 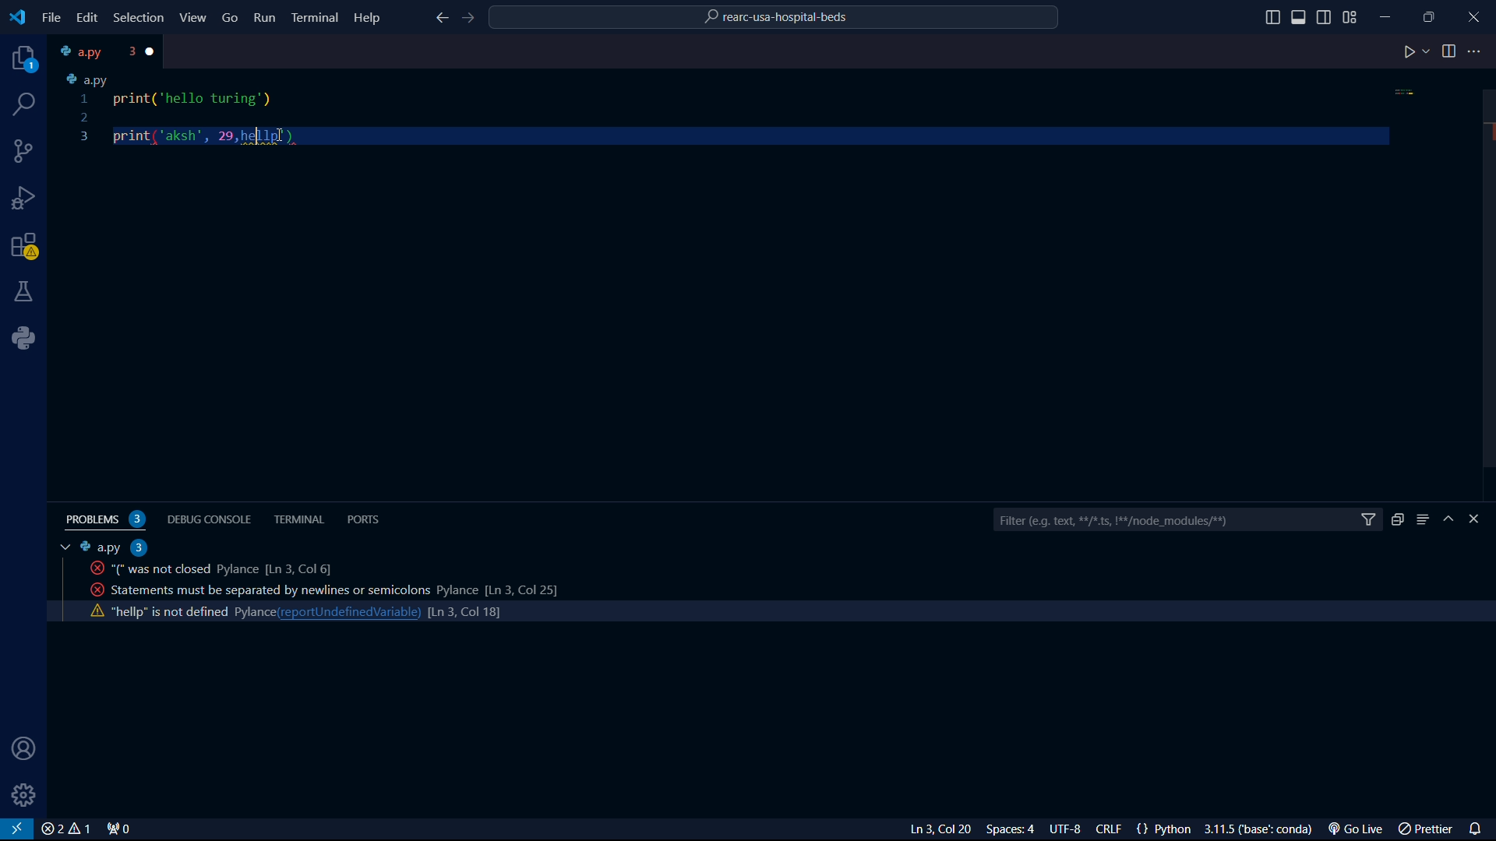 What do you see at coordinates (194, 17) in the screenshot?
I see `View` at bounding box center [194, 17].